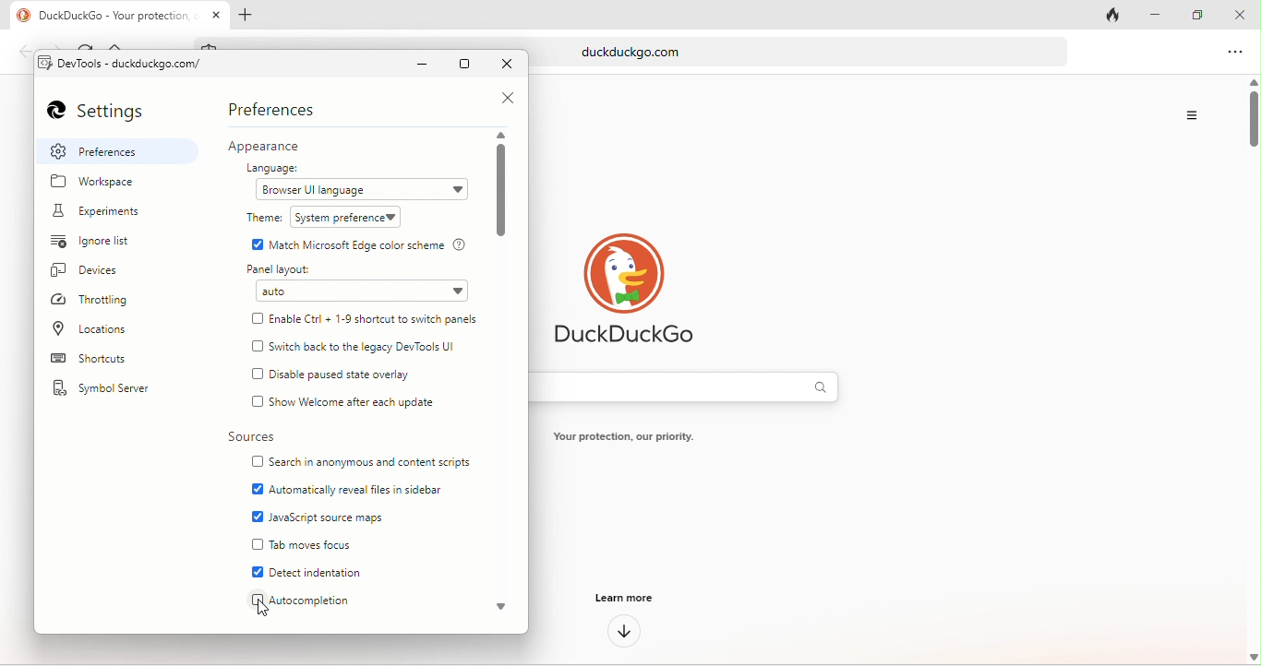 Image resolution: width=1261 pixels, height=666 pixels. What do you see at coordinates (373, 348) in the screenshot?
I see `switch back to the legacy dev tools ui` at bounding box center [373, 348].